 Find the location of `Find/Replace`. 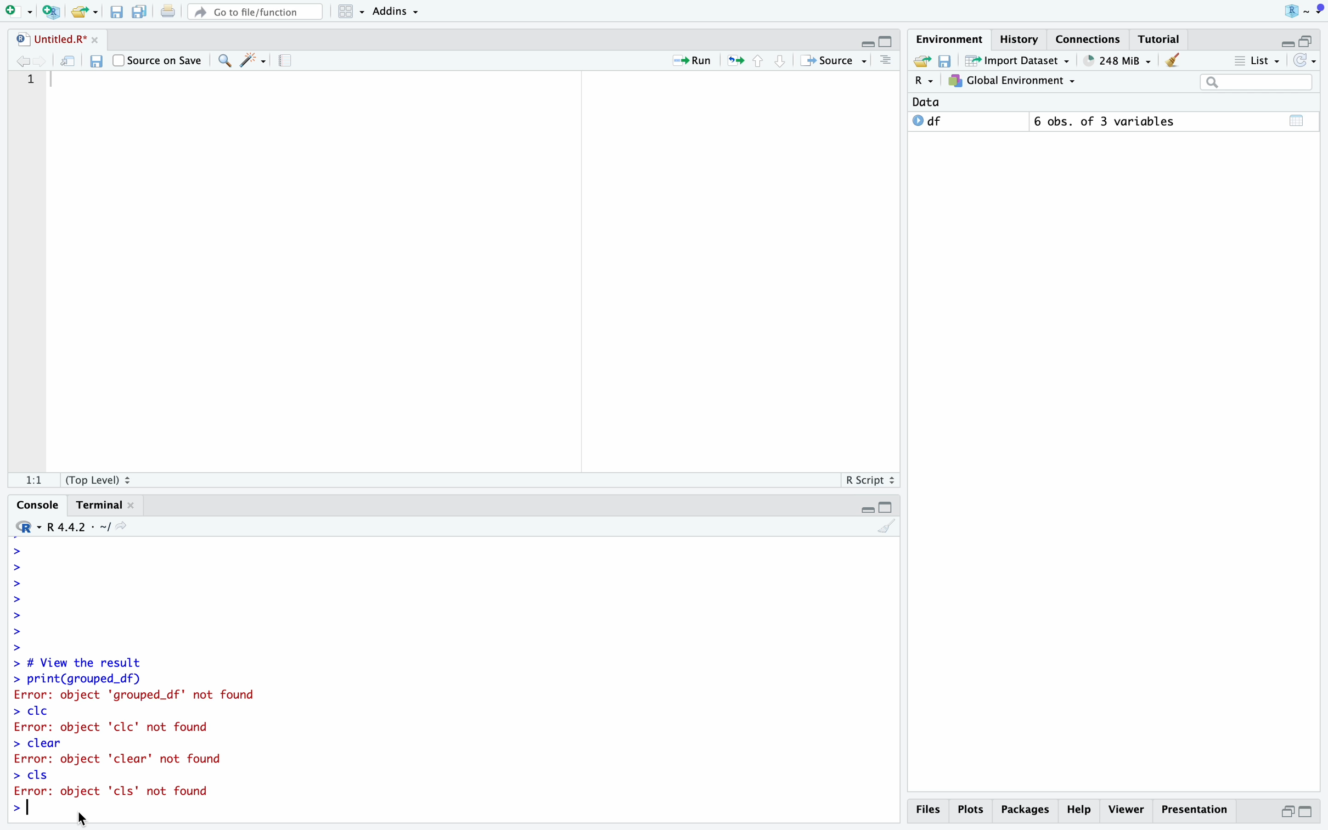

Find/Replace is located at coordinates (224, 61).